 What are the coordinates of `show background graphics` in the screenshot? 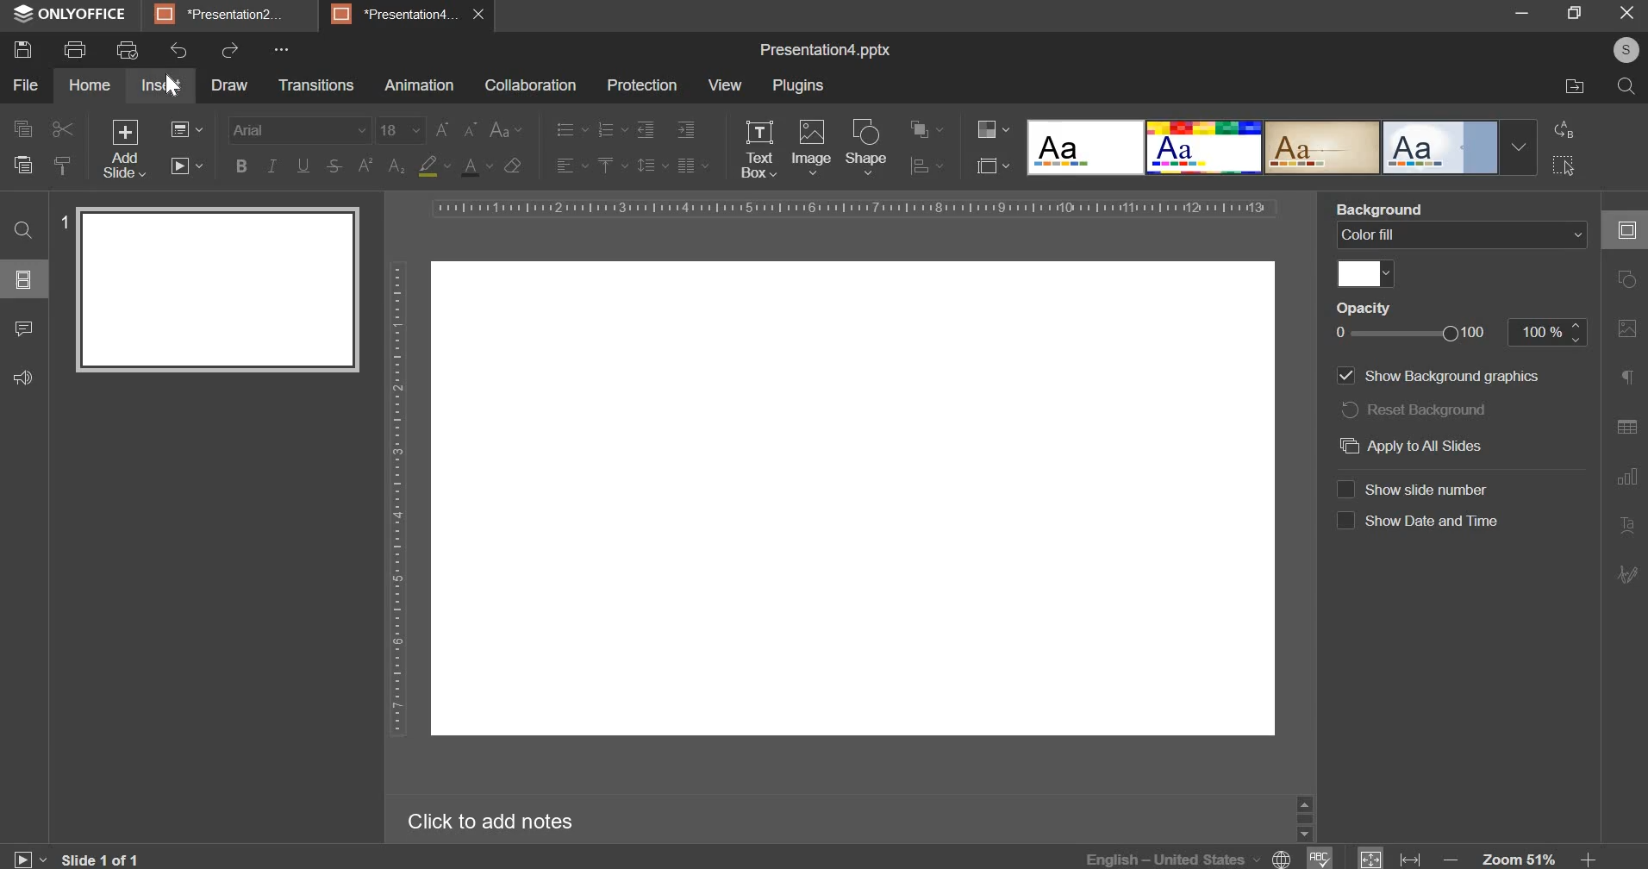 It's located at (1443, 376).